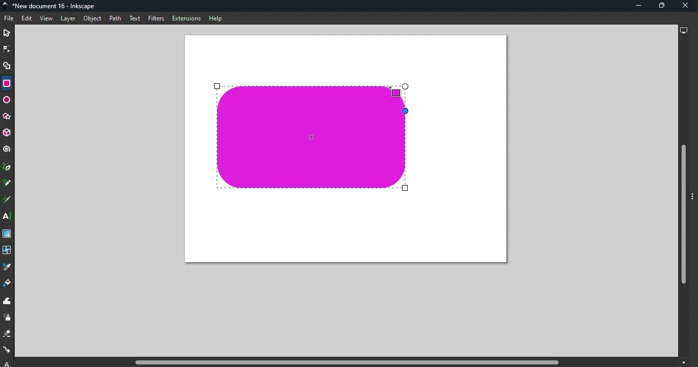 This screenshot has height=367, width=698. What do you see at coordinates (9, 182) in the screenshot?
I see `Pencil tool` at bounding box center [9, 182].